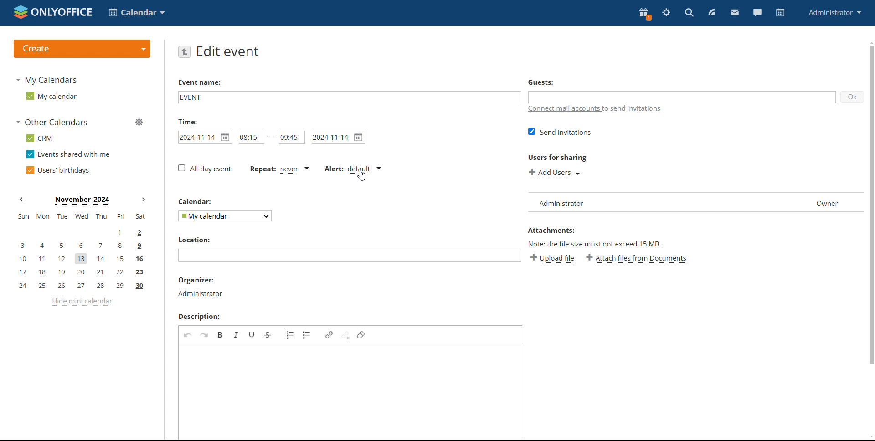  What do you see at coordinates (67, 154) in the screenshot?
I see `events shared with me` at bounding box center [67, 154].